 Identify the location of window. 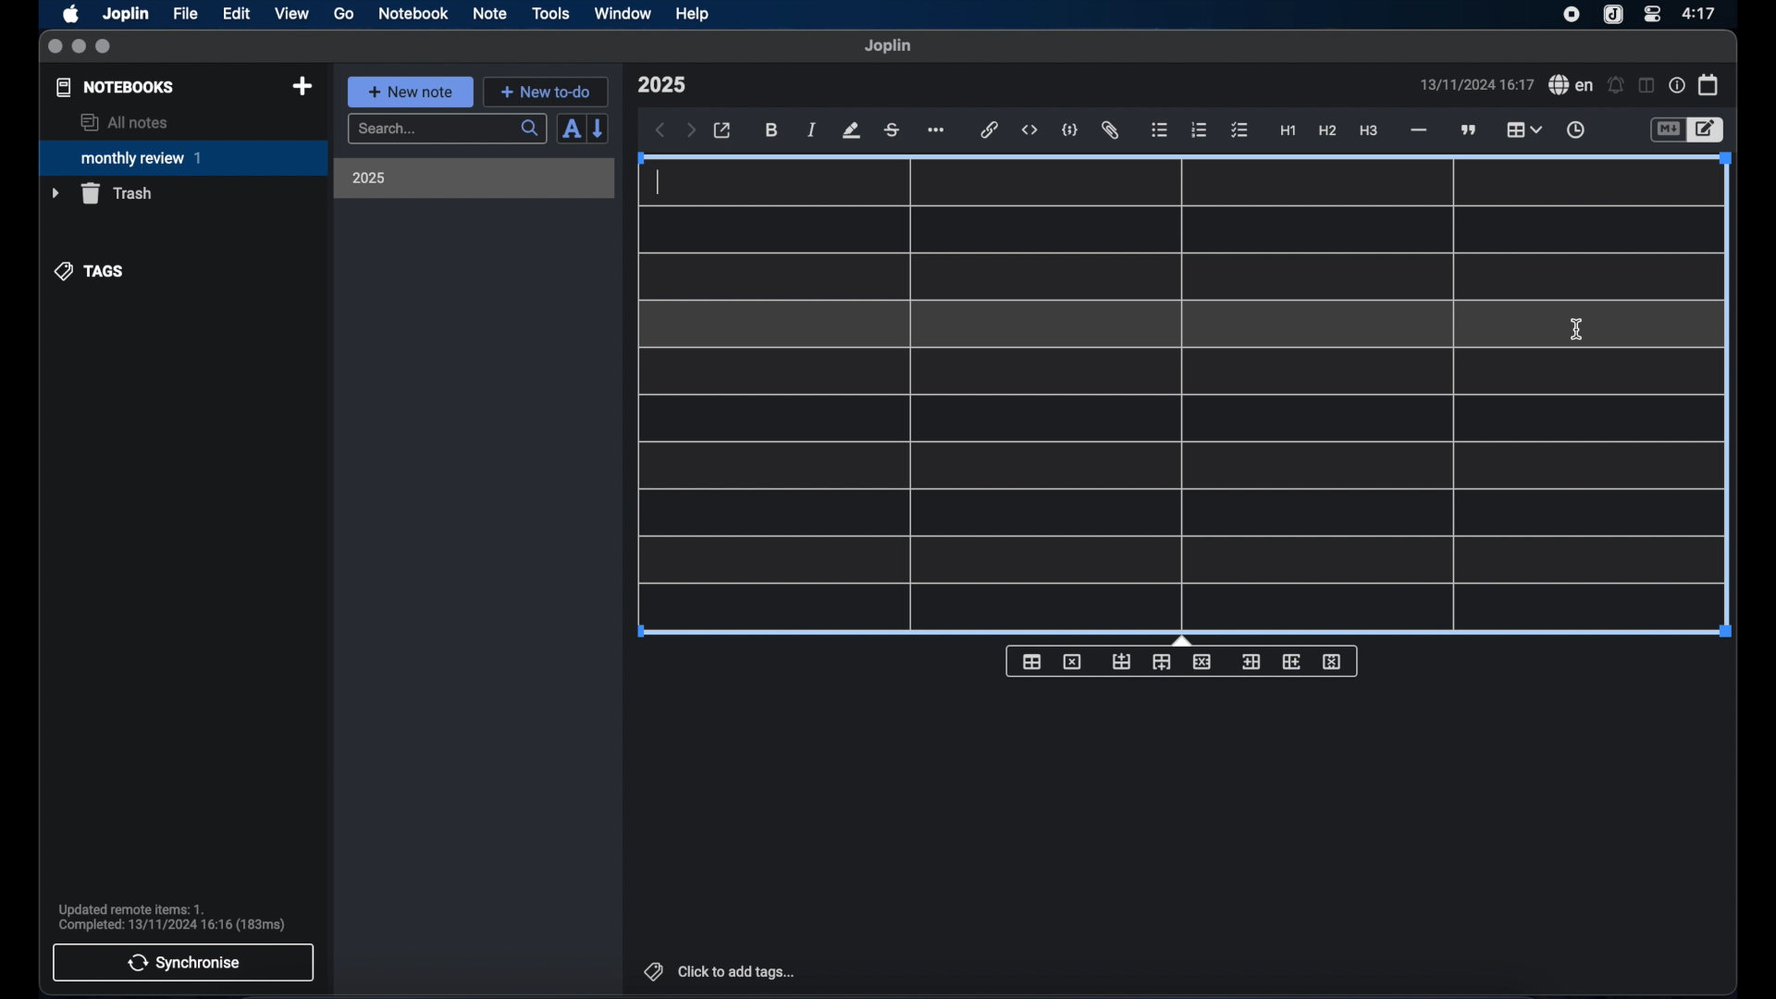
(623, 13).